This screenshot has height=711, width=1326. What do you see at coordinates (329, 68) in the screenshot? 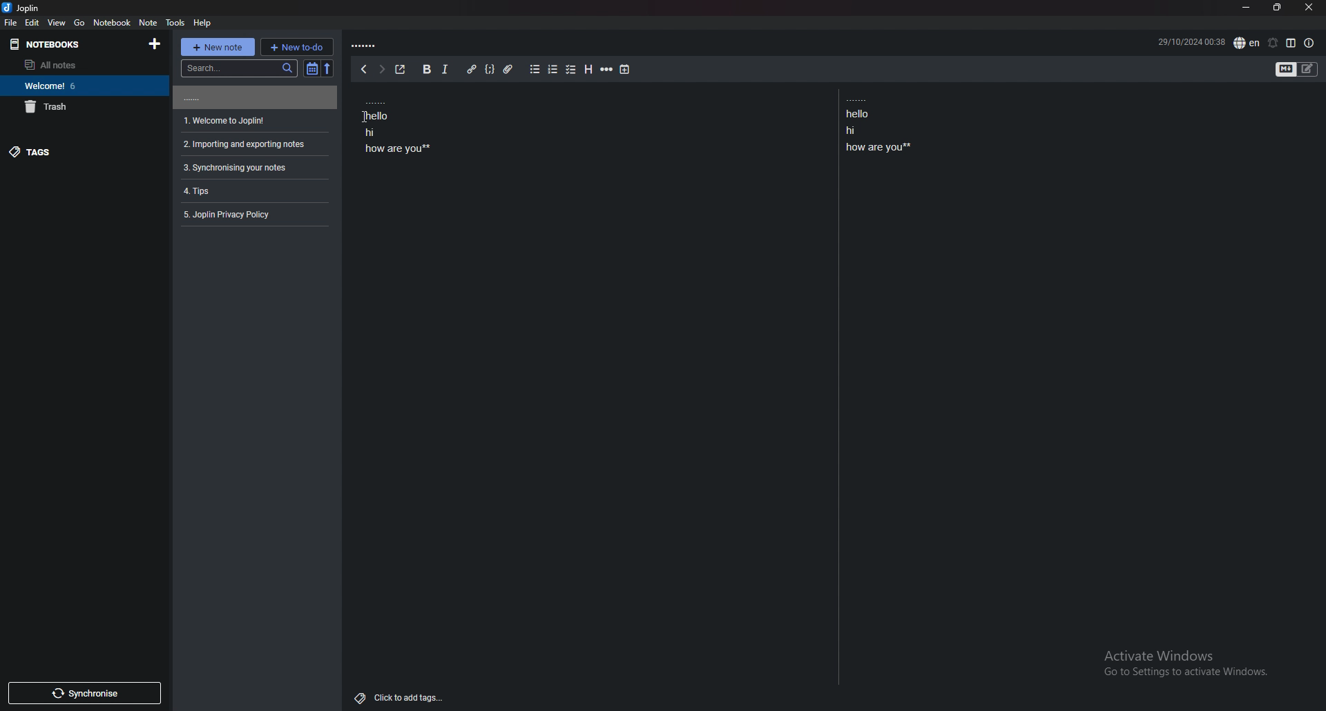
I see `reverse sort order` at bounding box center [329, 68].